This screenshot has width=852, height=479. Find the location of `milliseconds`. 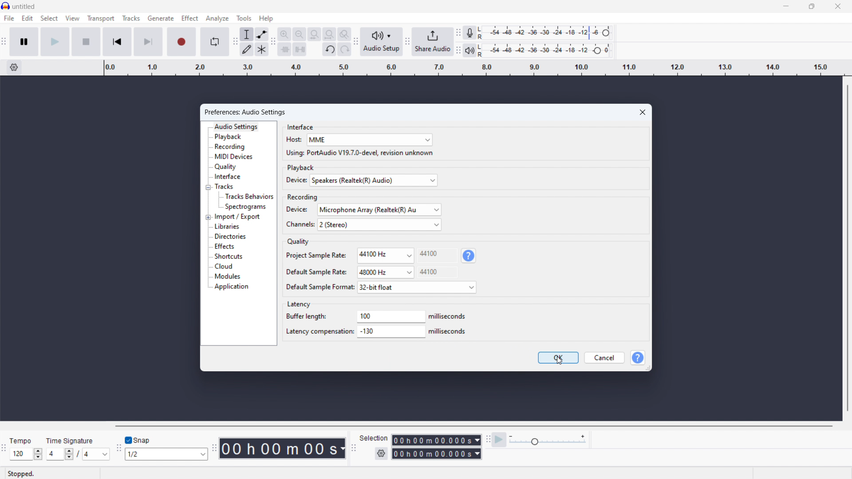

milliseconds is located at coordinates (449, 331).